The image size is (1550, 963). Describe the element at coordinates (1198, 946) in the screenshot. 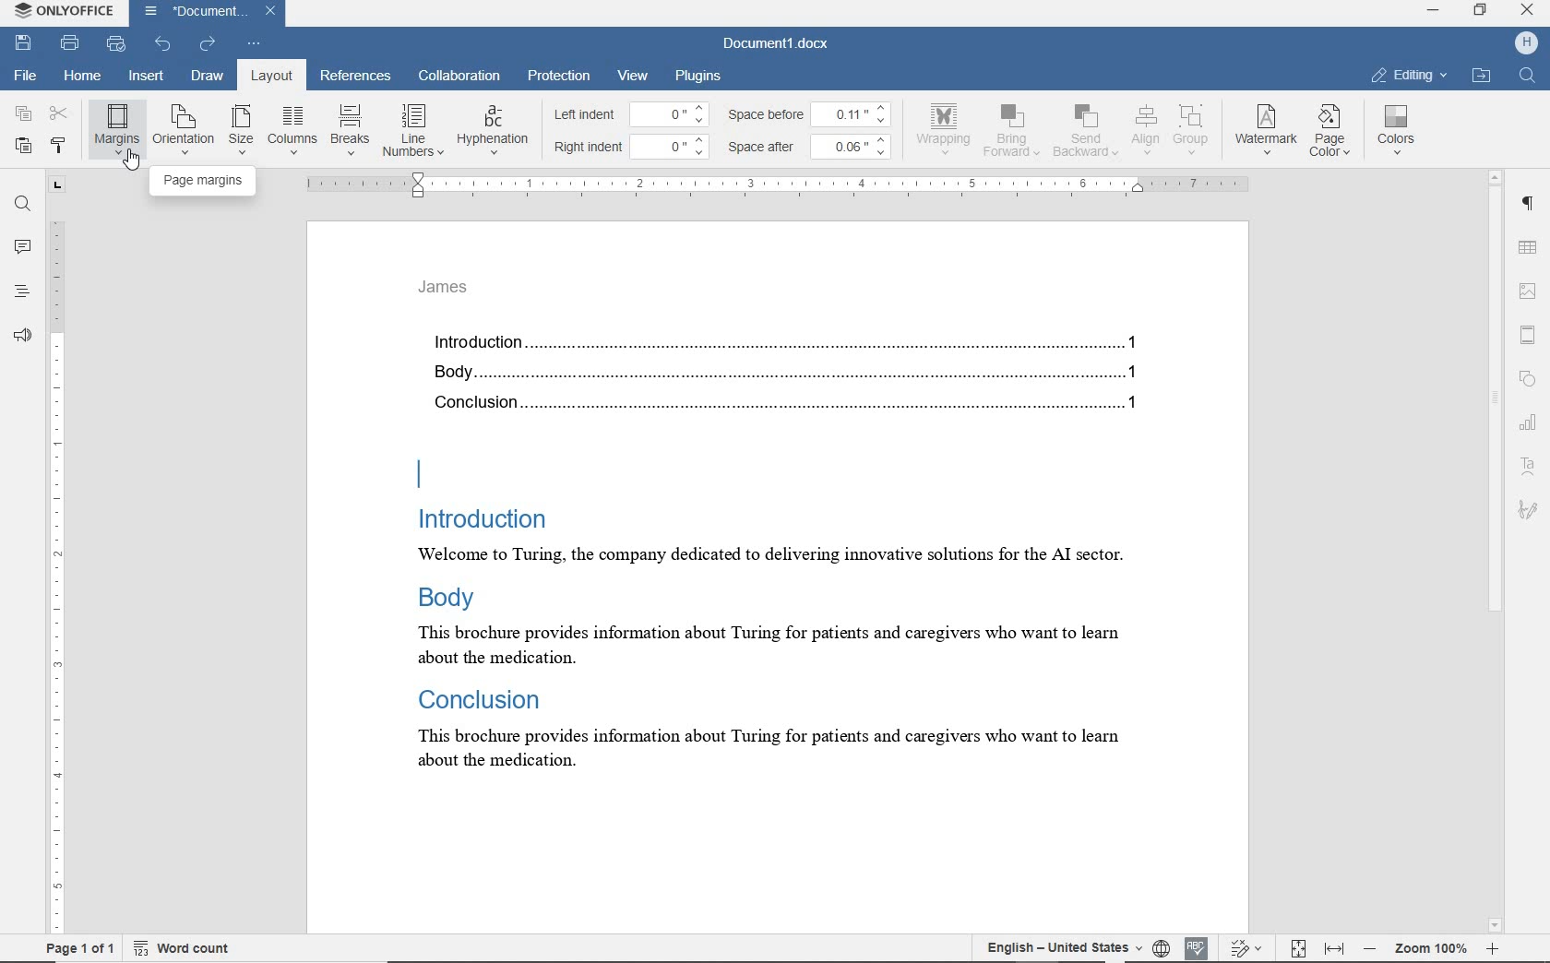

I see `spell check` at that location.